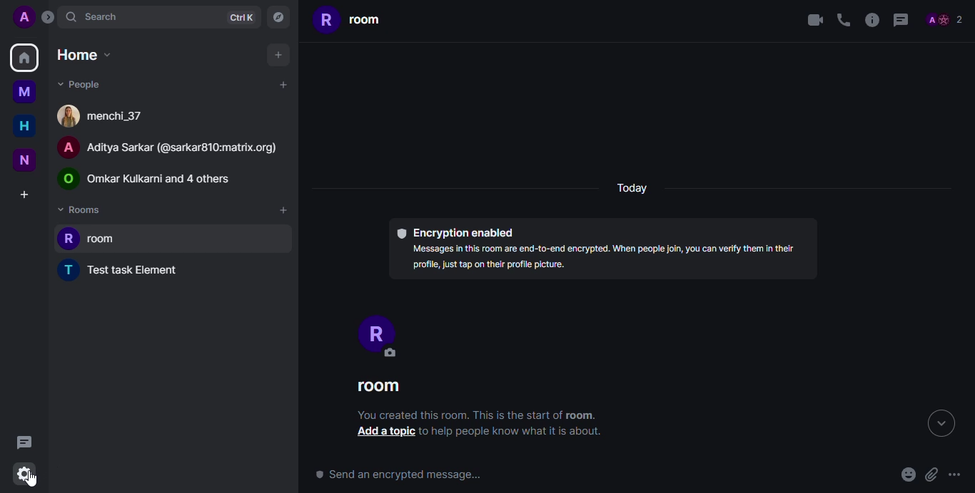 This screenshot has height=493, width=975. What do you see at coordinates (26, 474) in the screenshot?
I see `quick settings` at bounding box center [26, 474].